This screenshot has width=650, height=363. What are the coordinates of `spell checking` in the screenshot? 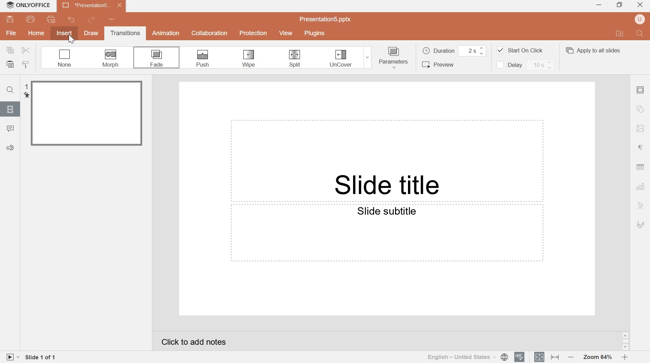 It's located at (520, 357).